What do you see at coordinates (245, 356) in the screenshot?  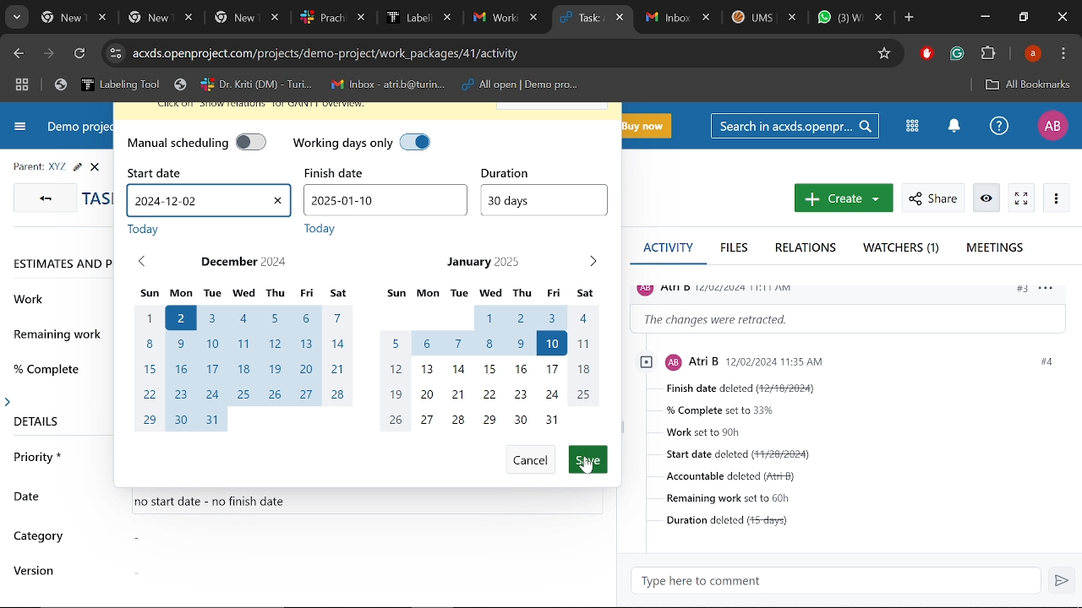 I see `Month of December` at bounding box center [245, 356].